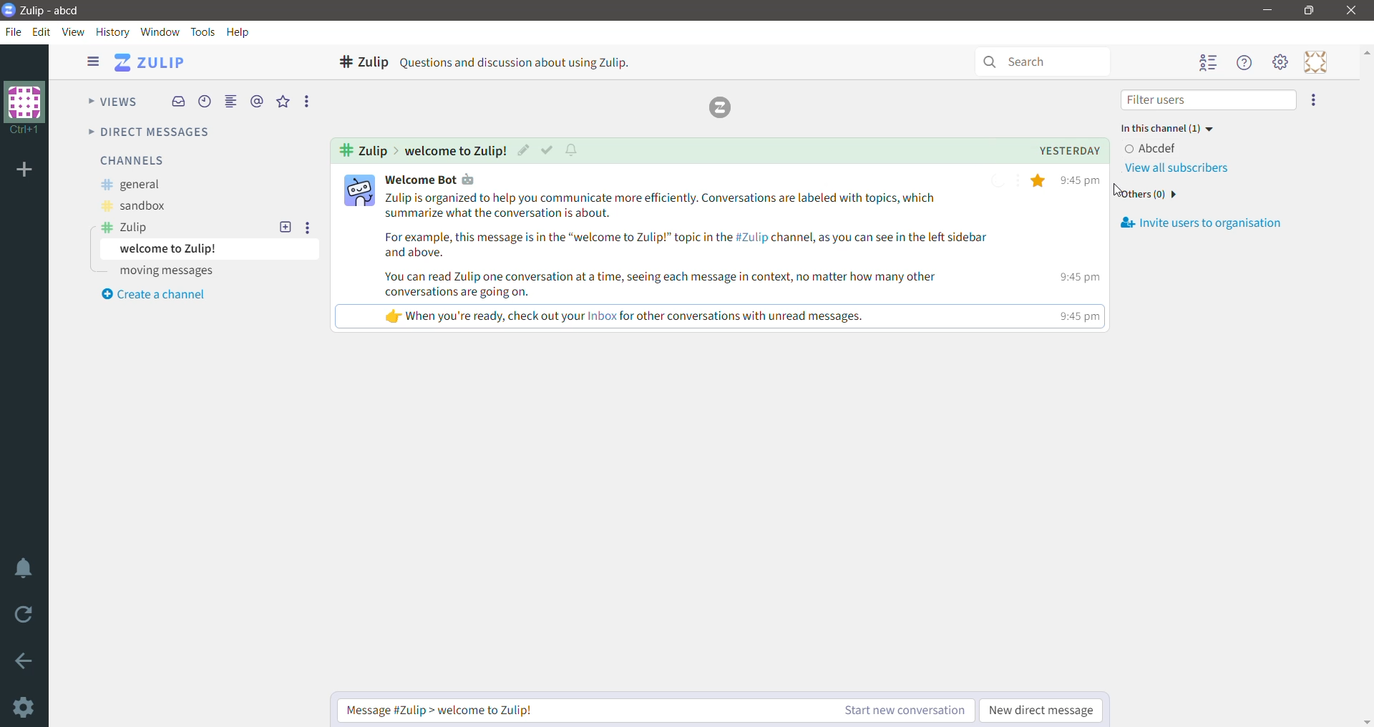 This screenshot has height=727, width=1374. Describe the element at coordinates (1041, 709) in the screenshot. I see `New direct message` at that location.